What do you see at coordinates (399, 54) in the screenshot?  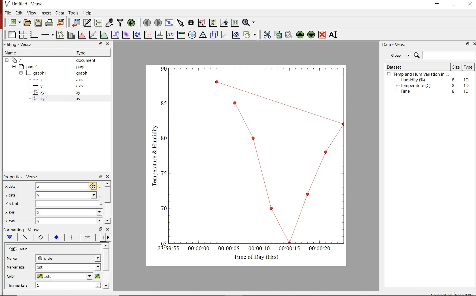 I see `Group.` at bounding box center [399, 54].